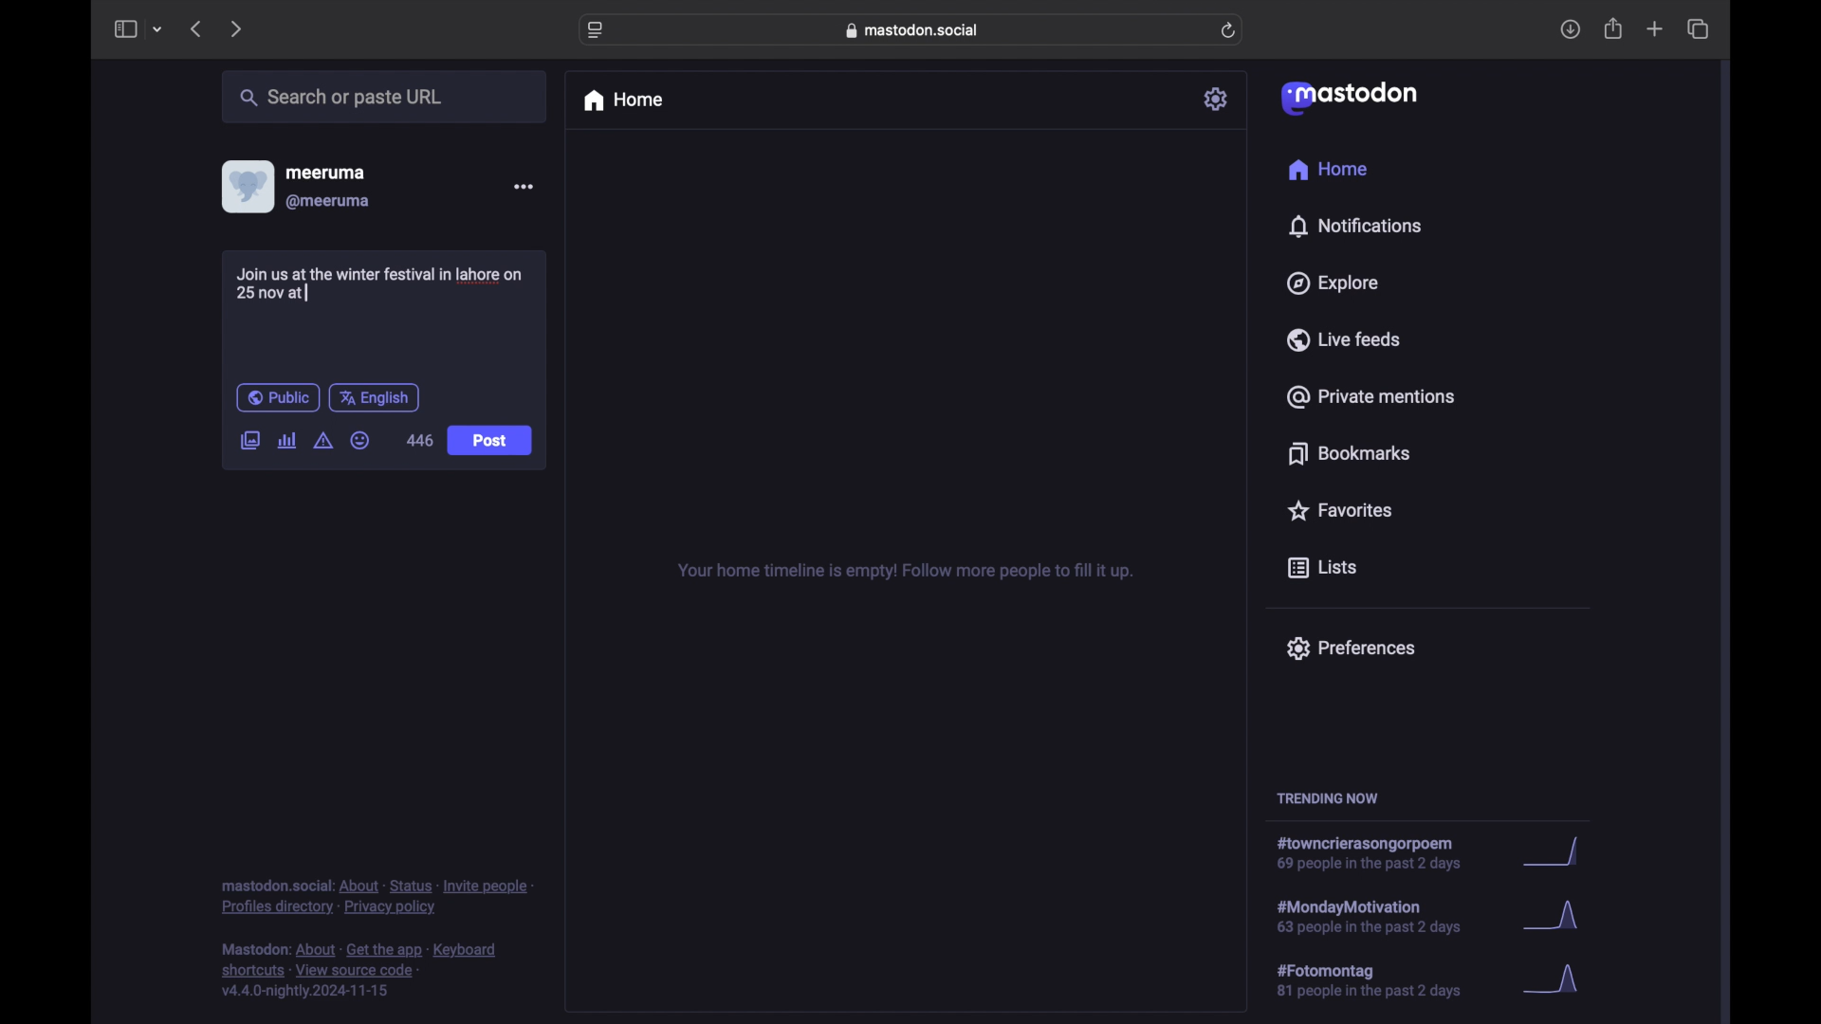  Describe the element at coordinates (340, 98) in the screenshot. I see `search or paste url` at that location.